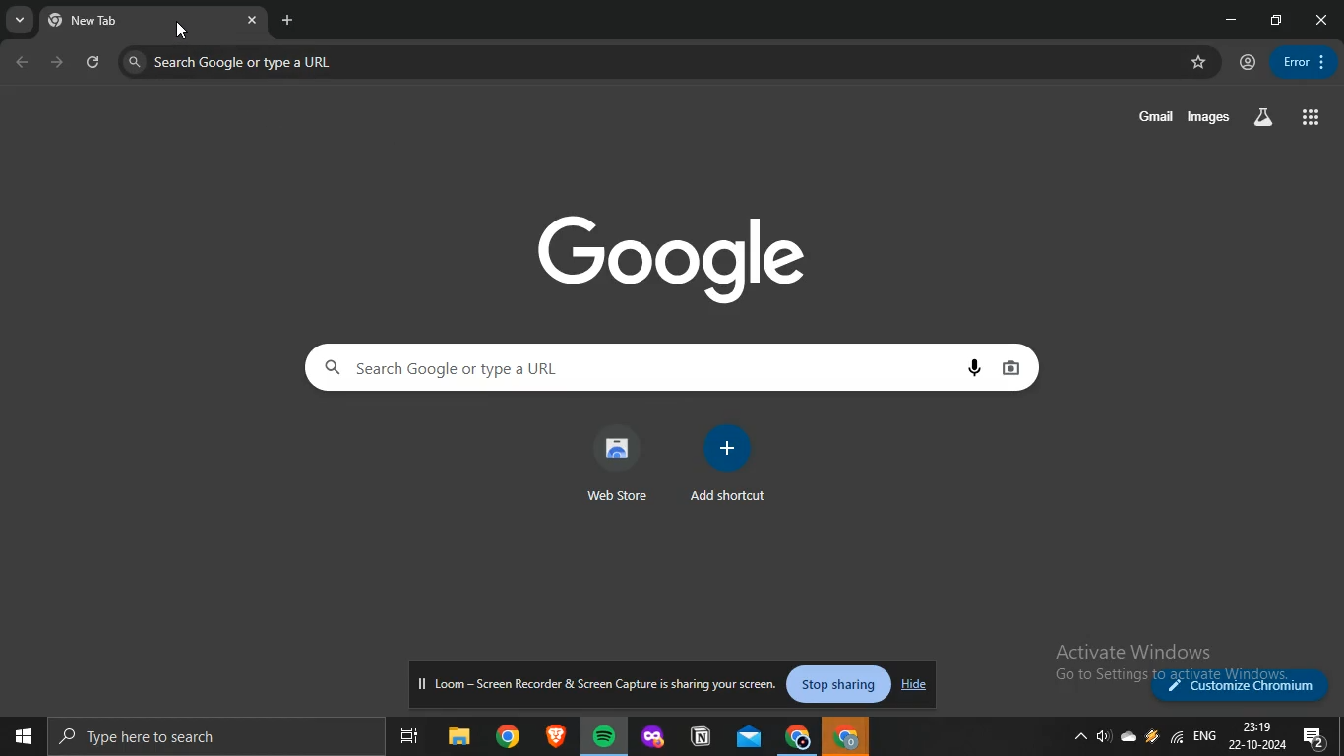 This screenshot has height=756, width=1344. What do you see at coordinates (508, 734) in the screenshot?
I see `google chrome` at bounding box center [508, 734].